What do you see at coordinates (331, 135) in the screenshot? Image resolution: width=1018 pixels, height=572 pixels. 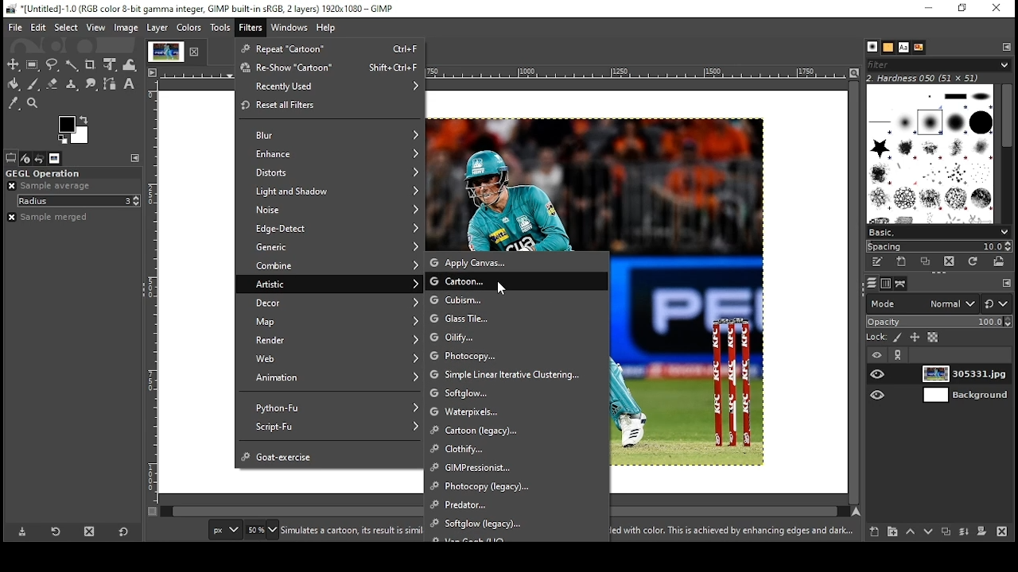 I see `blur` at bounding box center [331, 135].